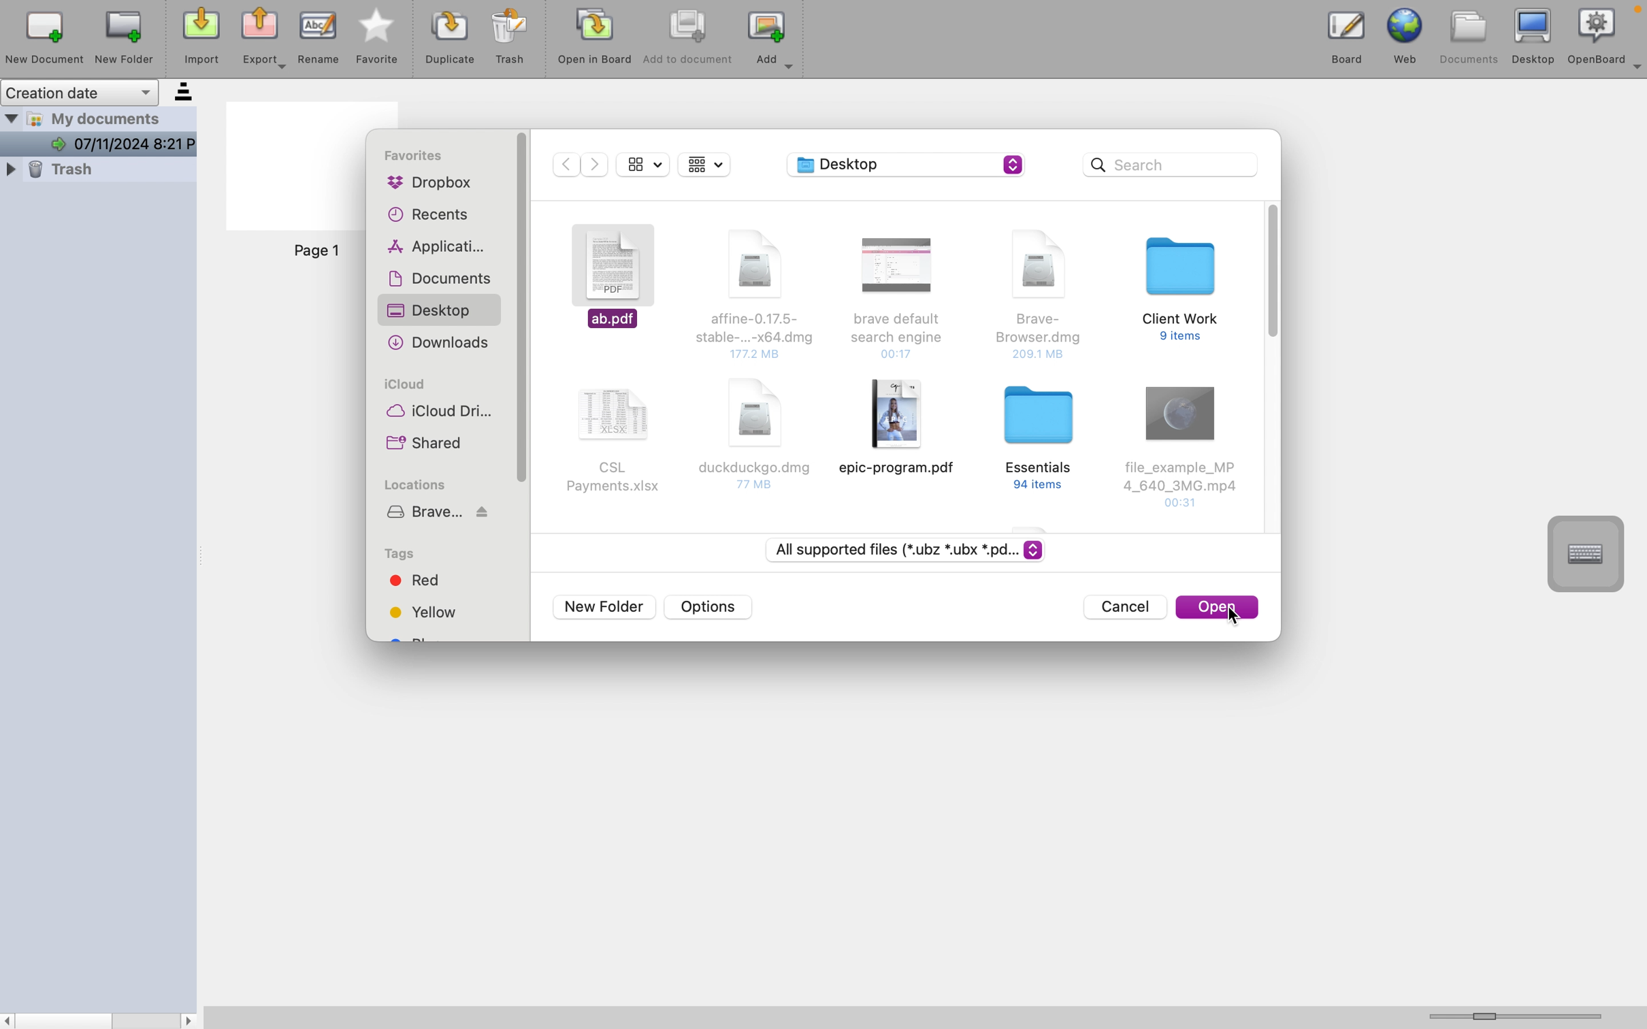 The height and width of the screenshot is (1029, 1647). Describe the element at coordinates (894, 293) in the screenshot. I see `document` at that location.